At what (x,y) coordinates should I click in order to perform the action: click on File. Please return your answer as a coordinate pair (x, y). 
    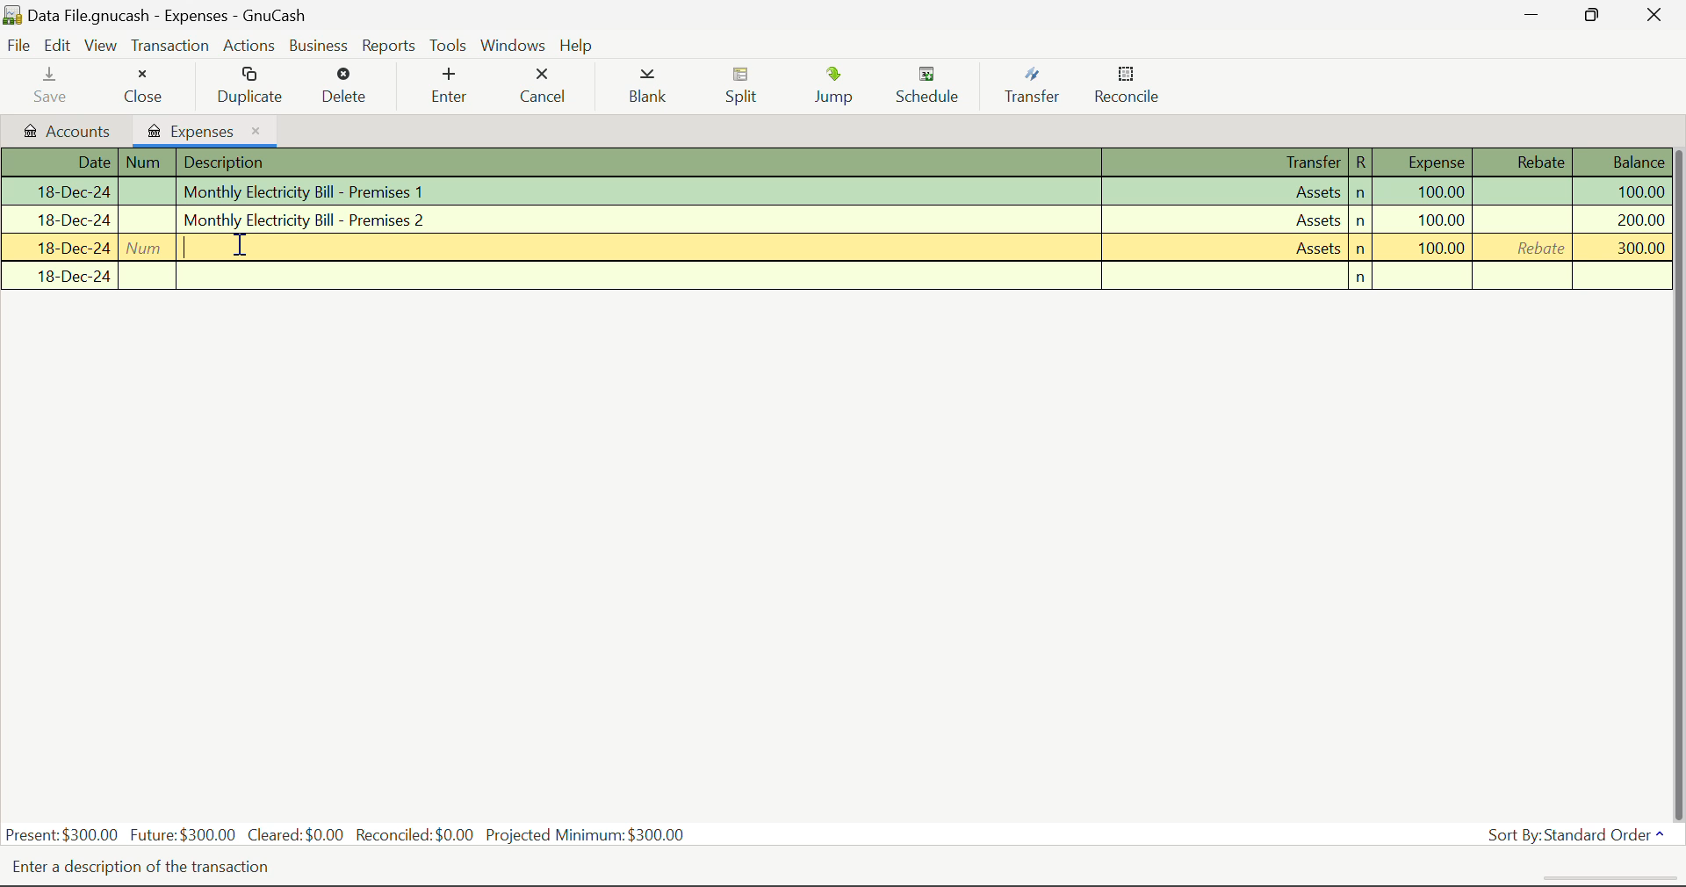
    Looking at the image, I should click on (21, 44).